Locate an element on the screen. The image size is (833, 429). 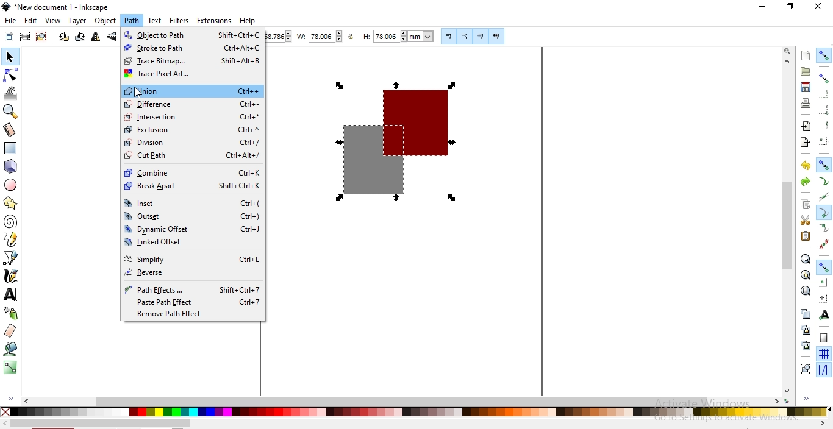
path effects is located at coordinates (192, 288).